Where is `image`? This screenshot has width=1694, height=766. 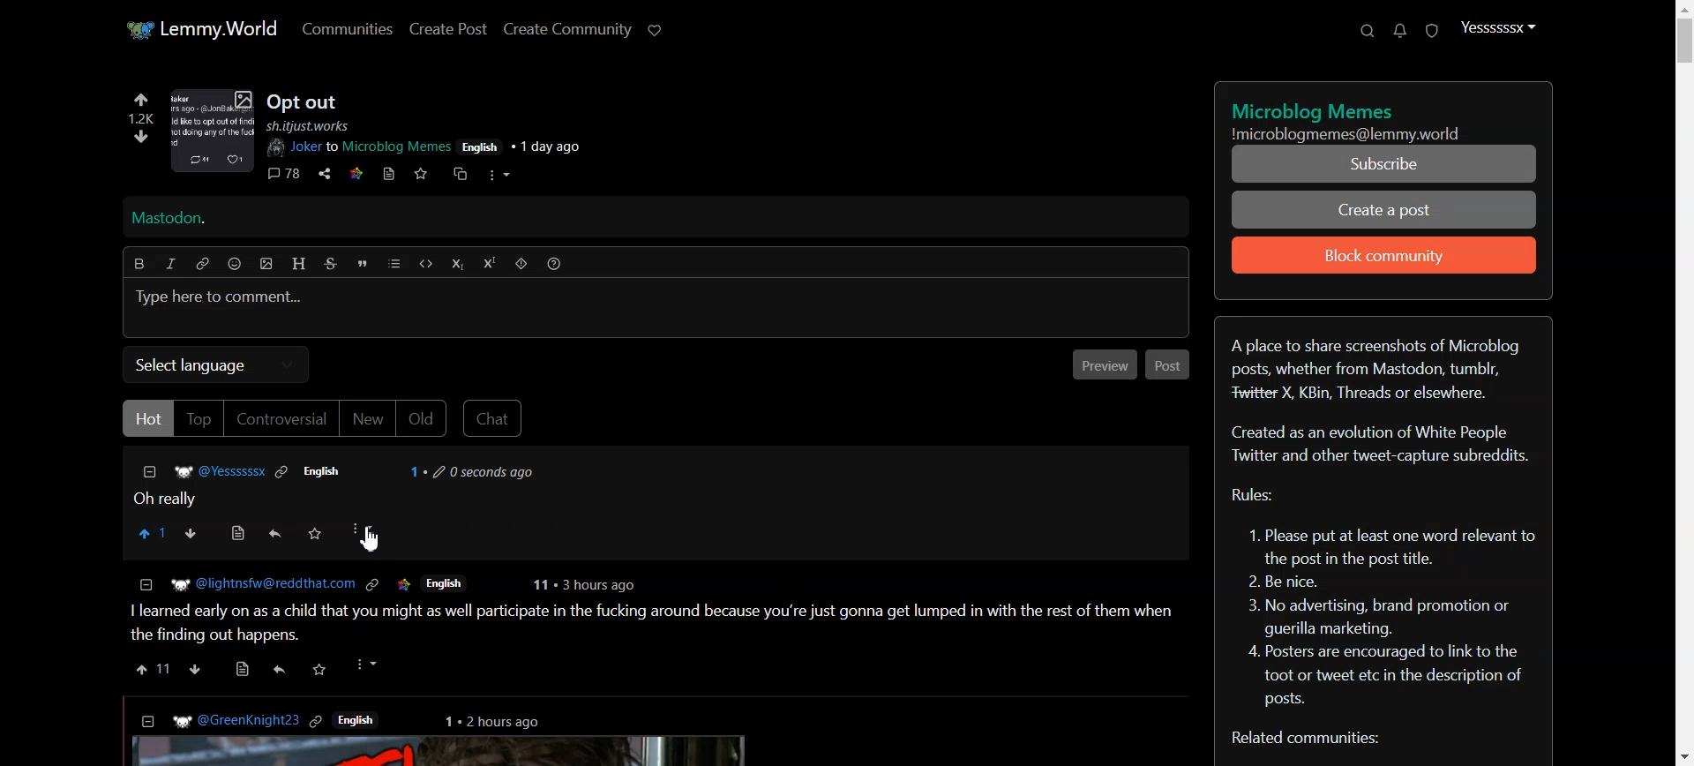 image is located at coordinates (214, 132).